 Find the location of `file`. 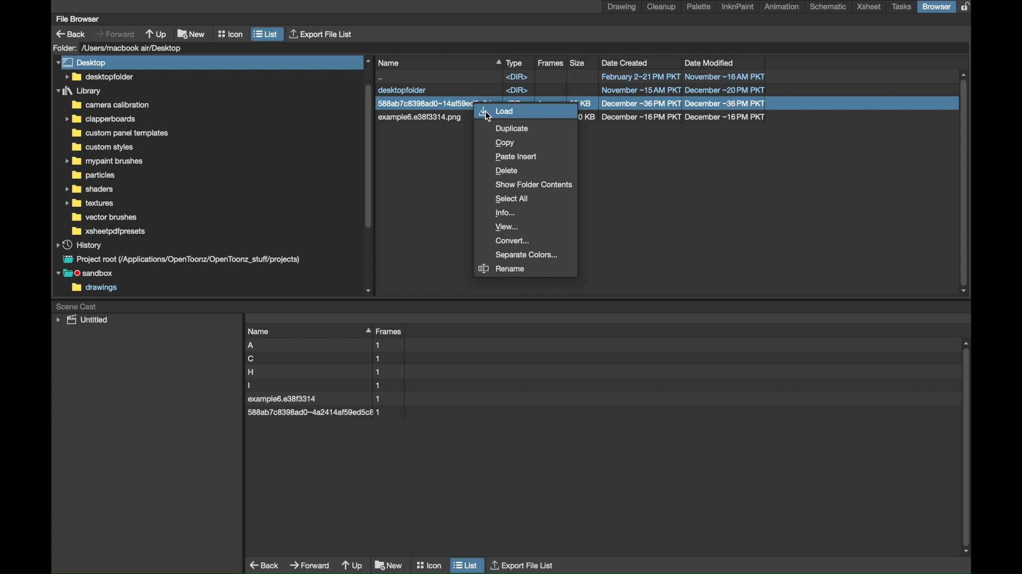

file is located at coordinates (318, 400).